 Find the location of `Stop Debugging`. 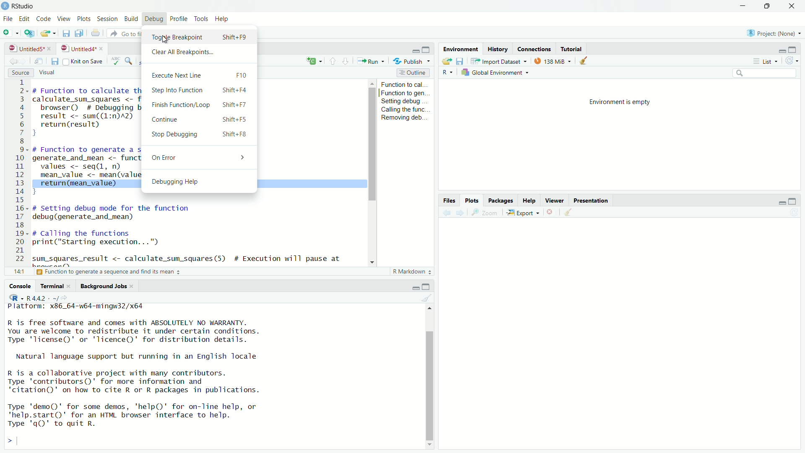

Stop Debugging is located at coordinates (203, 135).